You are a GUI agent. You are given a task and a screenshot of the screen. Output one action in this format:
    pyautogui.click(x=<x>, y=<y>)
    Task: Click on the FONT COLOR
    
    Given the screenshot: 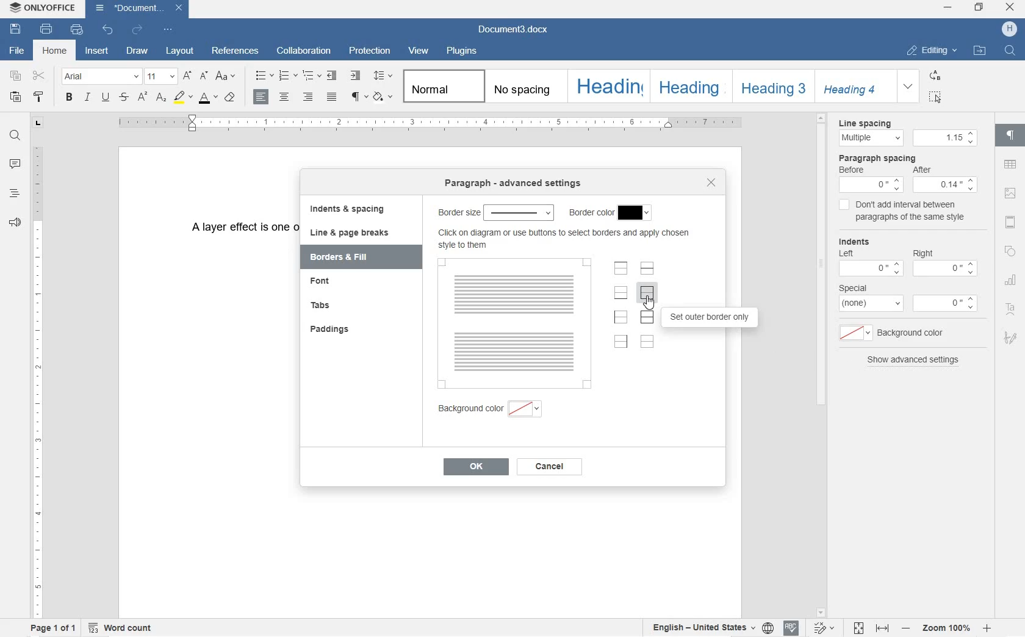 What is the action you would take?
    pyautogui.click(x=209, y=98)
    